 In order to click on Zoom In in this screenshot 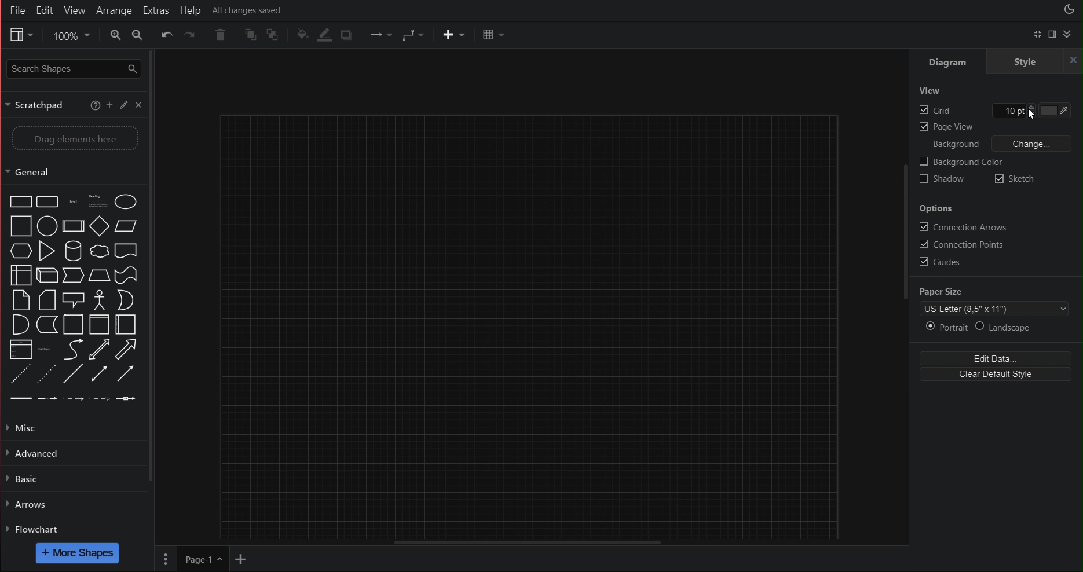, I will do `click(113, 35)`.